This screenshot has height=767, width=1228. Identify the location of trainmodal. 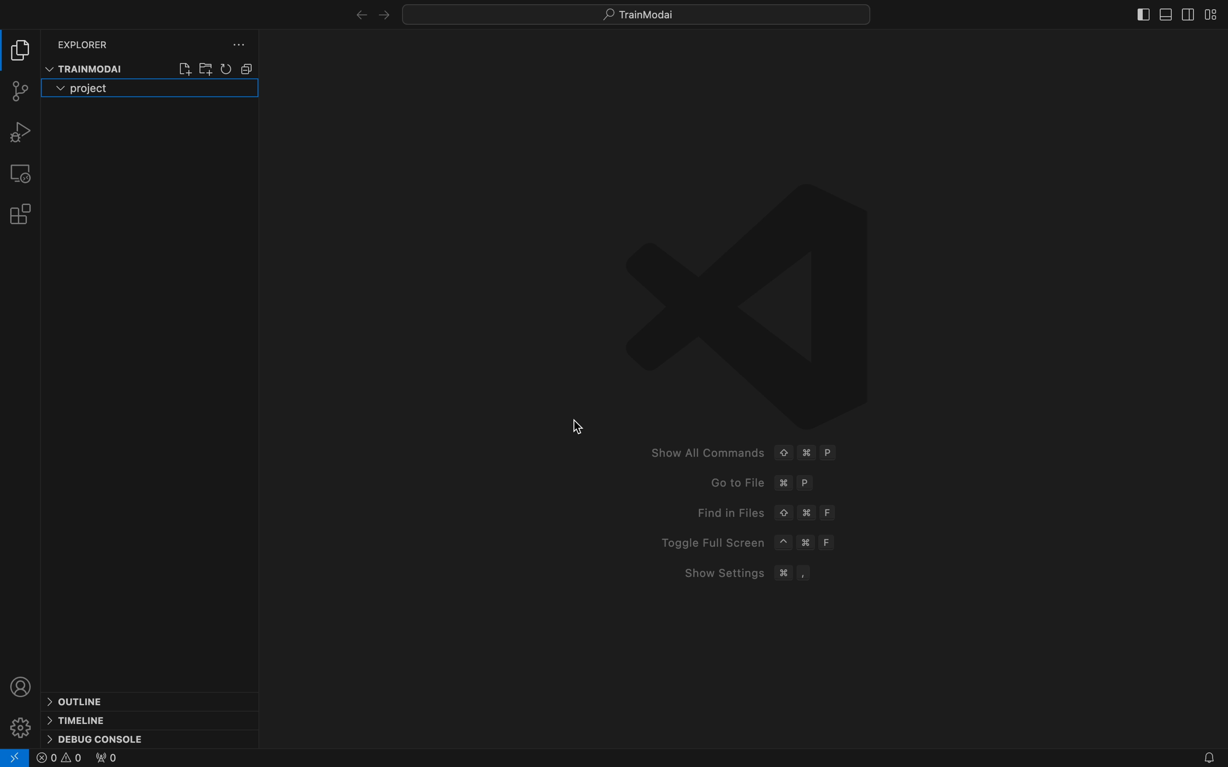
(84, 68).